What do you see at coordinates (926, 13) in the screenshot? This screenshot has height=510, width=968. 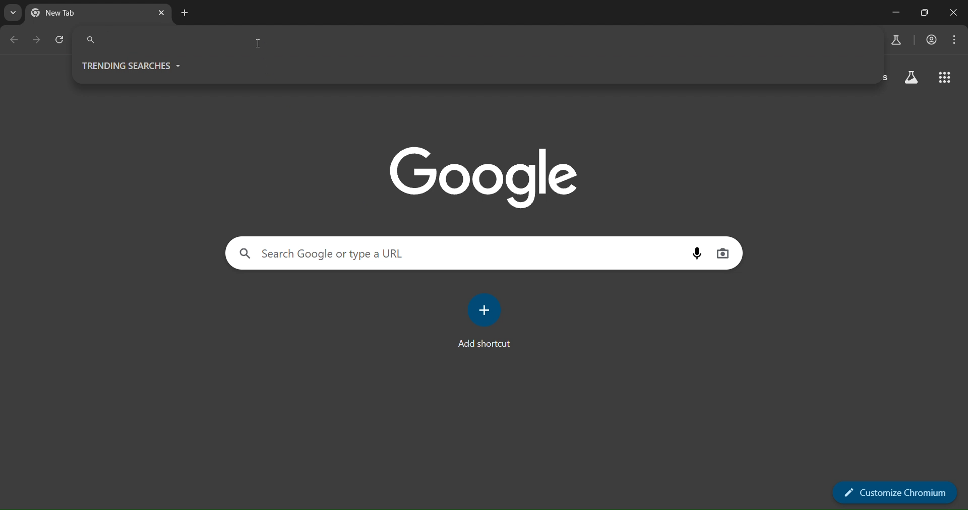 I see `restore down` at bounding box center [926, 13].